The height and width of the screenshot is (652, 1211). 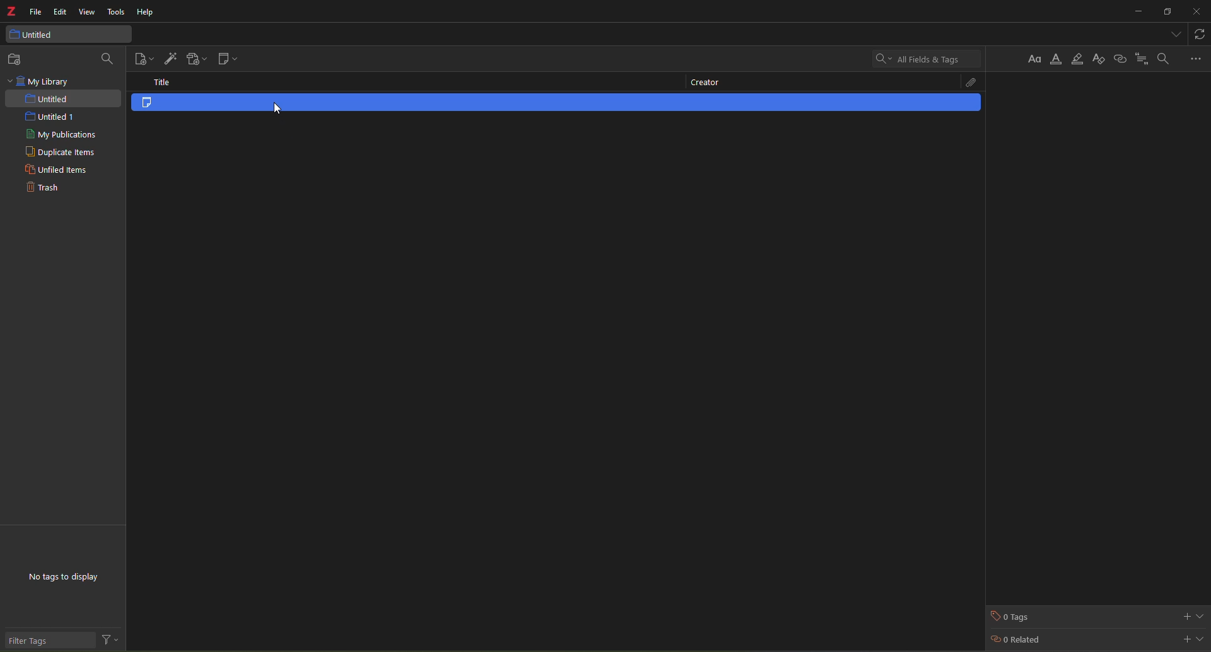 What do you see at coordinates (963, 81) in the screenshot?
I see `attach` at bounding box center [963, 81].